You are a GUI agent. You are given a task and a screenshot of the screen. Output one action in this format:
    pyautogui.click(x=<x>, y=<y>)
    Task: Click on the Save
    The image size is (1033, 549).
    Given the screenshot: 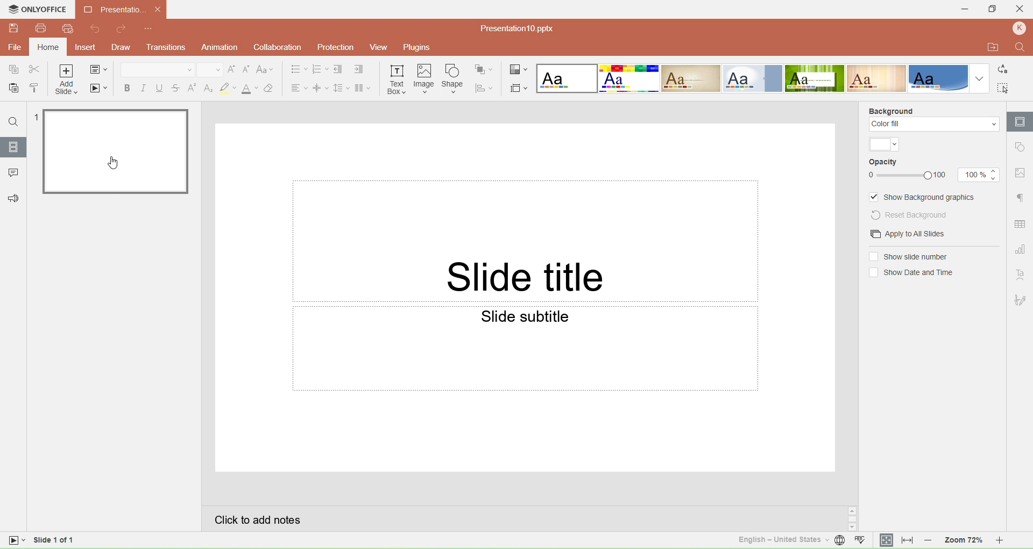 What is the action you would take?
    pyautogui.click(x=14, y=29)
    